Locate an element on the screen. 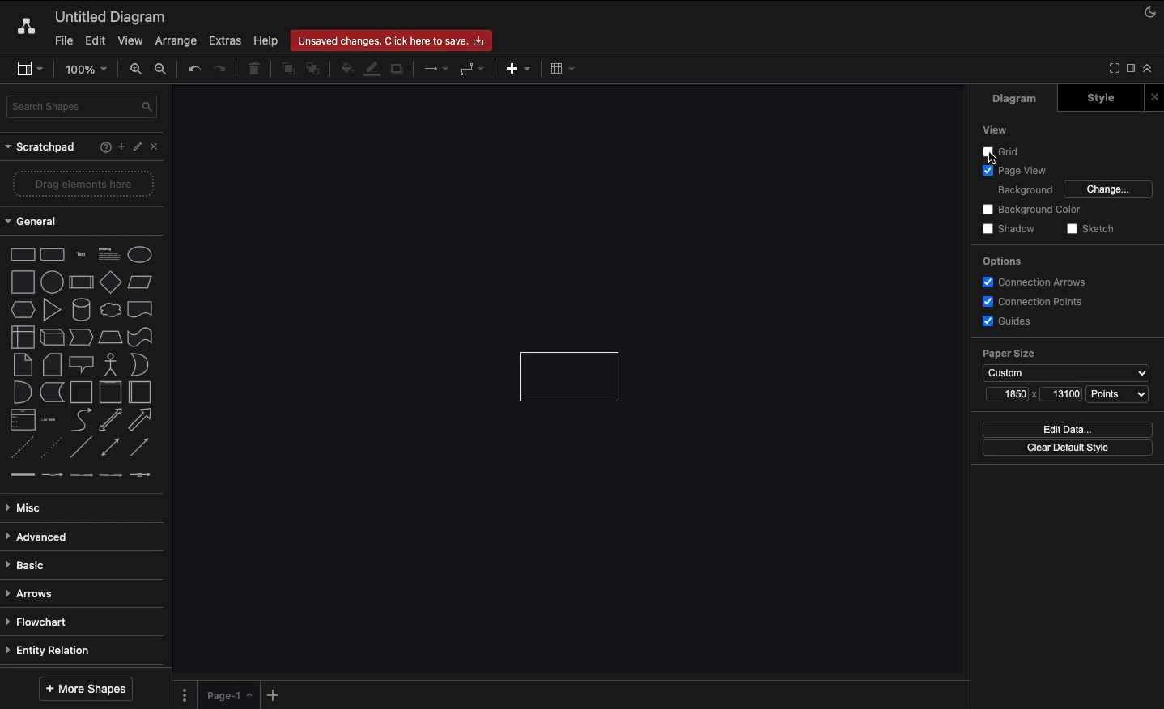  Zoom in is located at coordinates (136, 69).